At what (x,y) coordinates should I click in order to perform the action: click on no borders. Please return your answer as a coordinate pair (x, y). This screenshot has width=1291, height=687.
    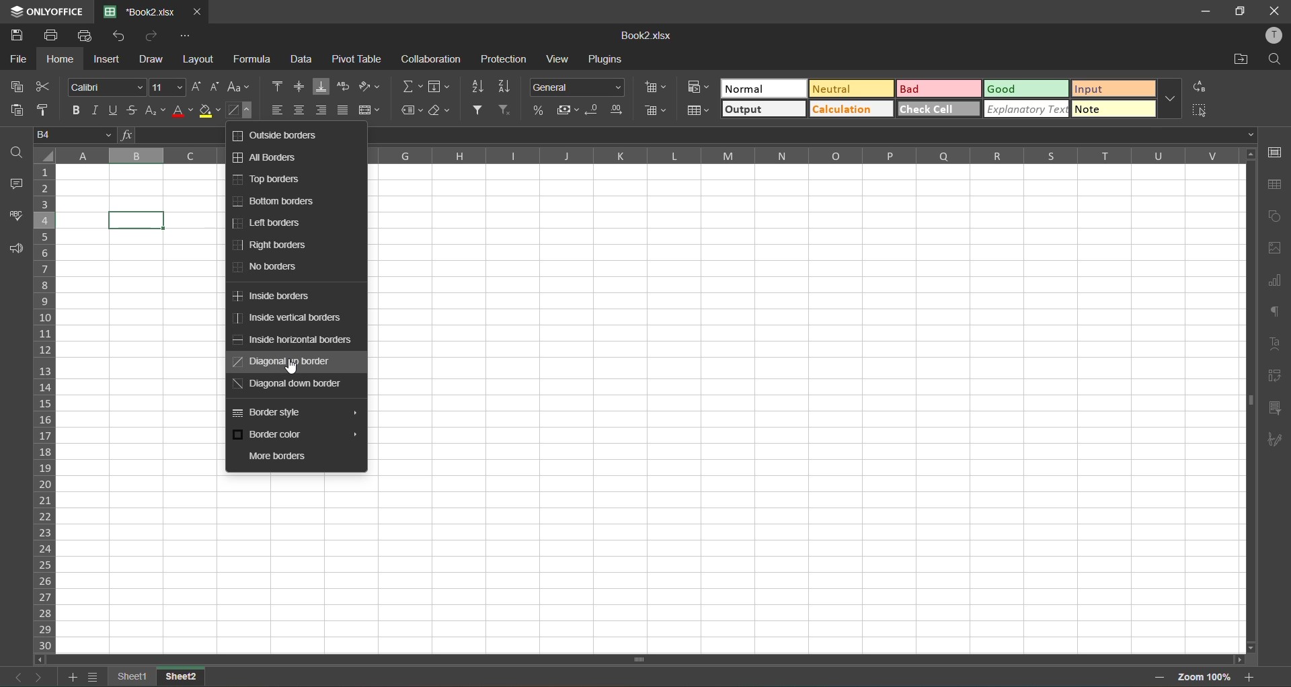
    Looking at the image, I should click on (270, 270).